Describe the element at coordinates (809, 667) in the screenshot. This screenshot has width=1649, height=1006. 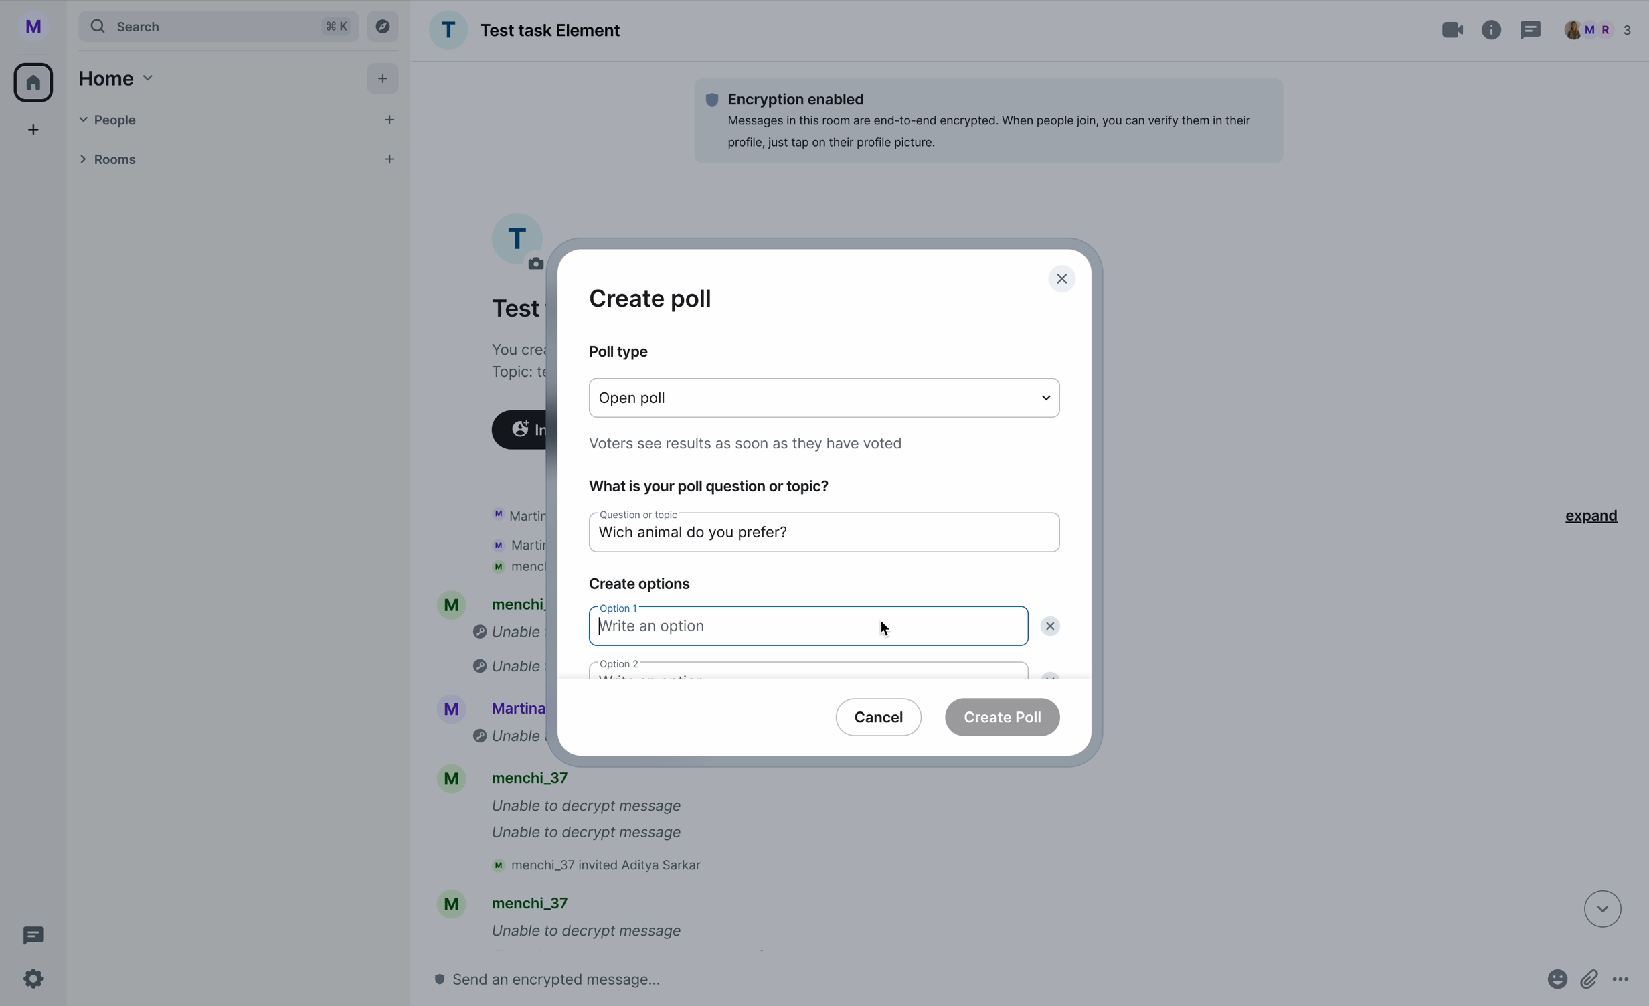
I see `option 2` at that location.